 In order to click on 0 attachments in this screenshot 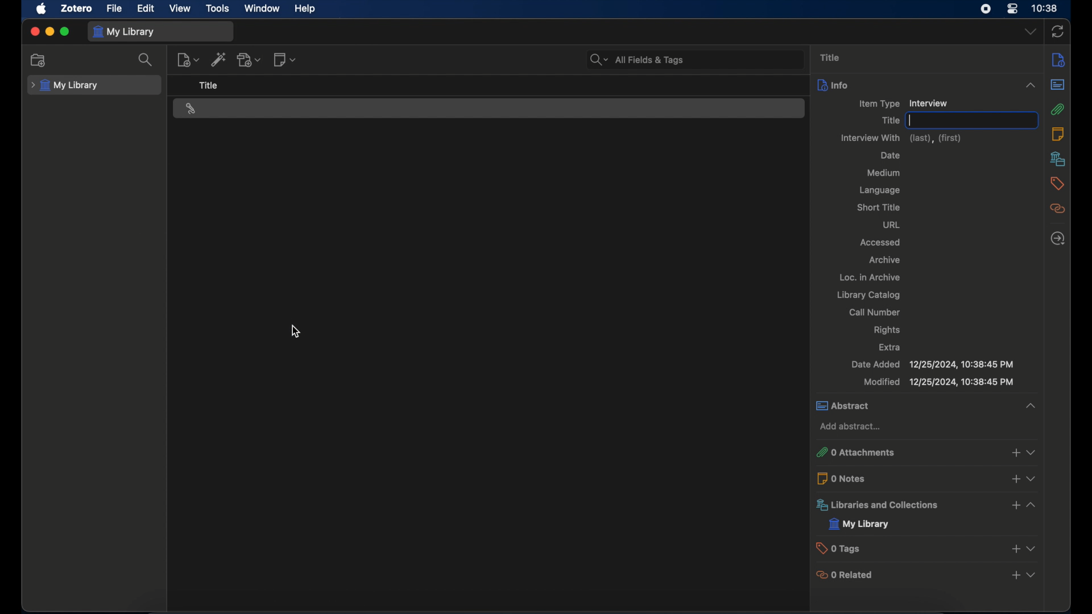, I will do `click(859, 453)`.